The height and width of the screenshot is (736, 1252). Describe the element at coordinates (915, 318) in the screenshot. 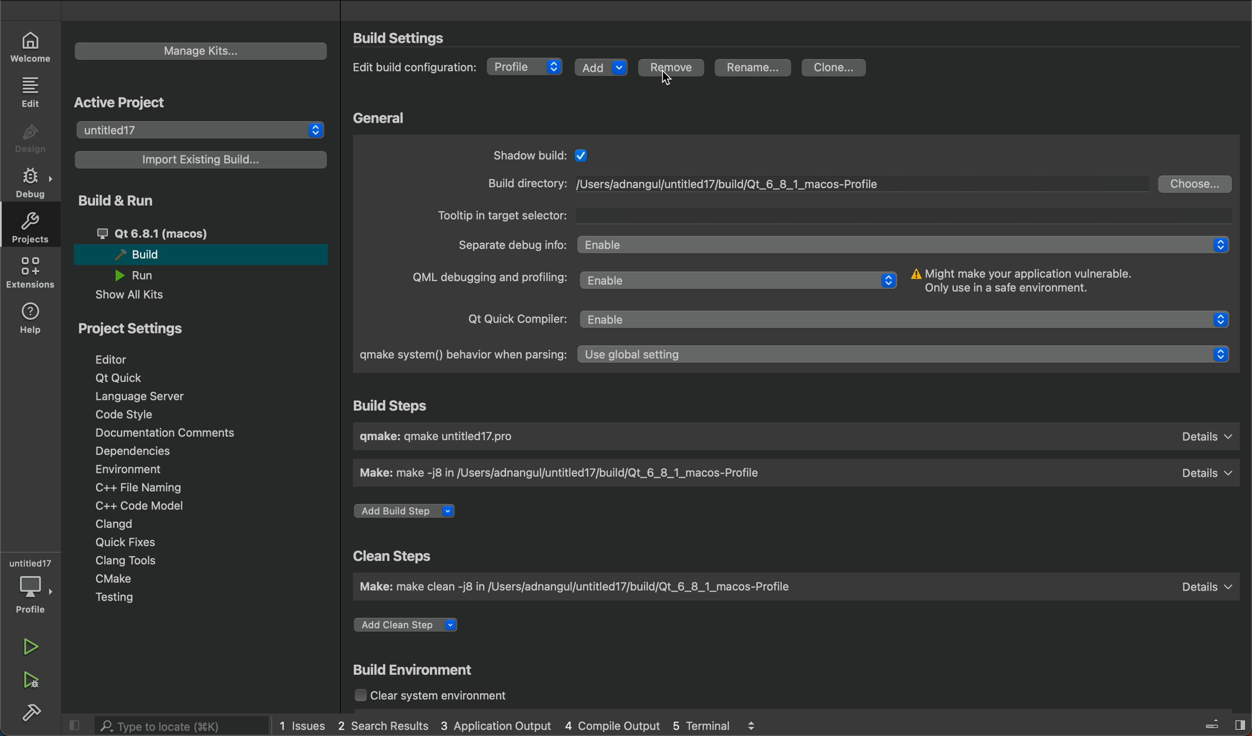

I see `enable` at that location.